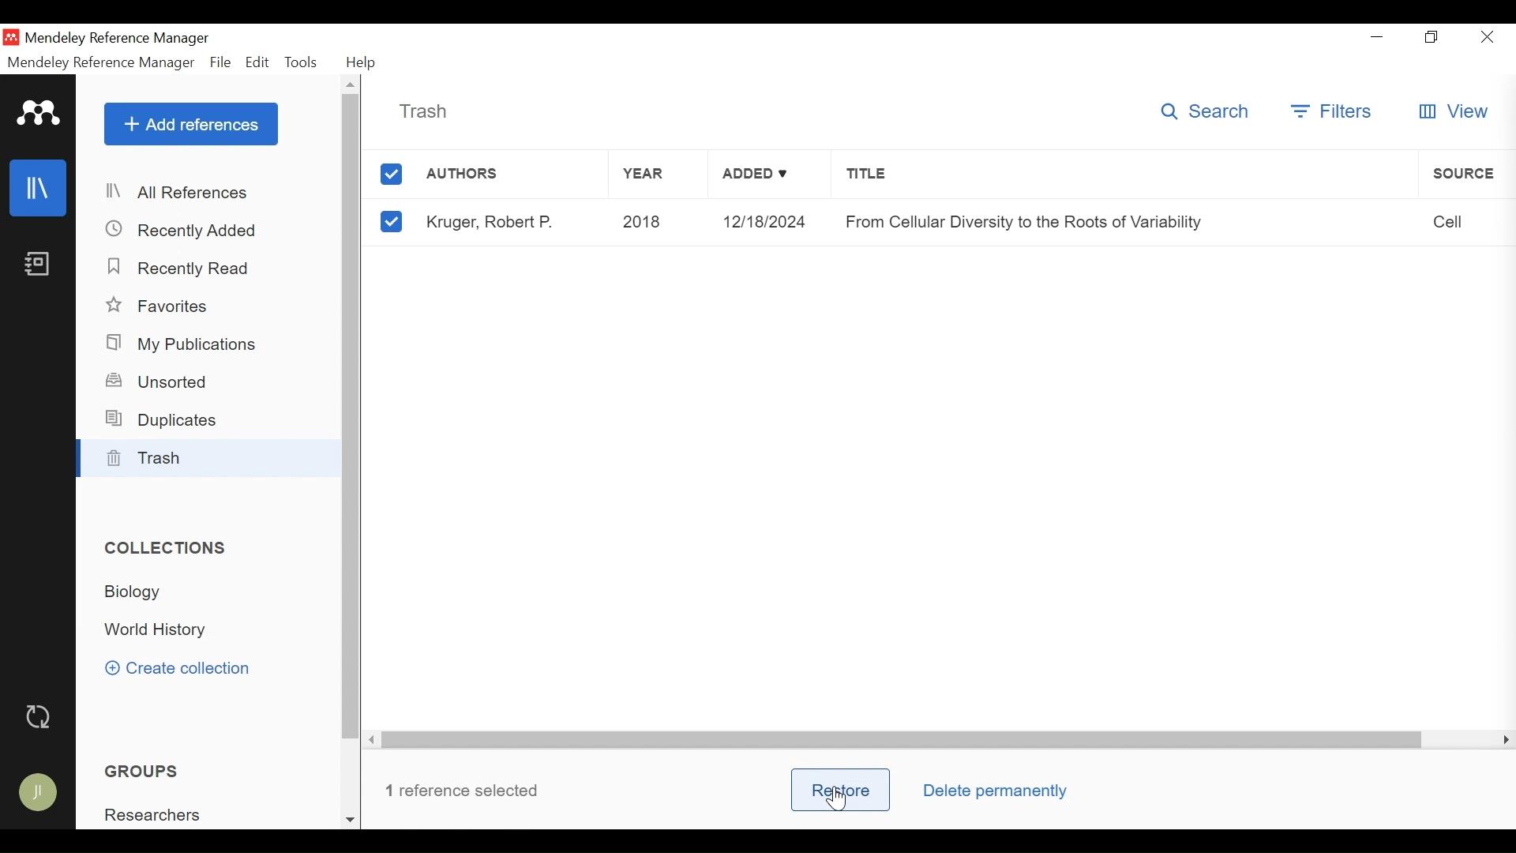  I want to click on Title, so click(1126, 177).